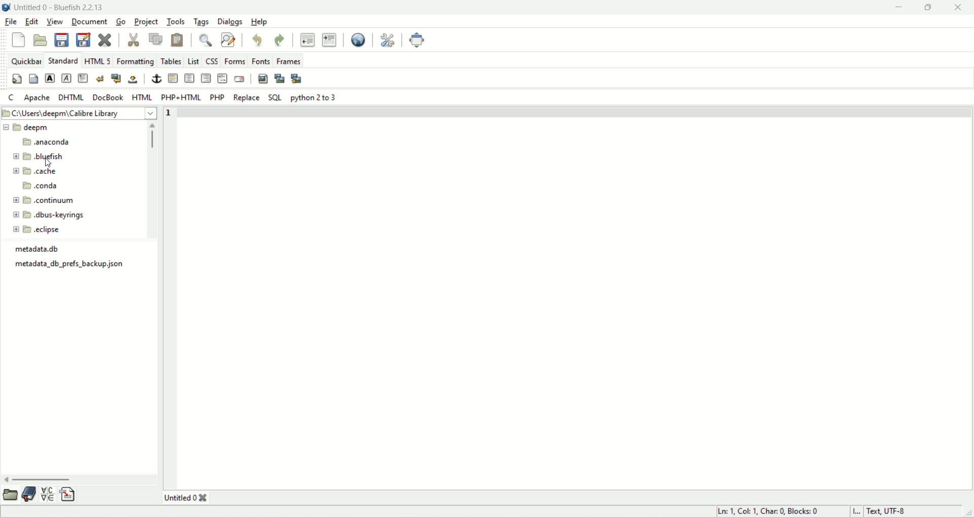  What do you see at coordinates (80, 477) in the screenshot?
I see `horizontal scroll bar` at bounding box center [80, 477].